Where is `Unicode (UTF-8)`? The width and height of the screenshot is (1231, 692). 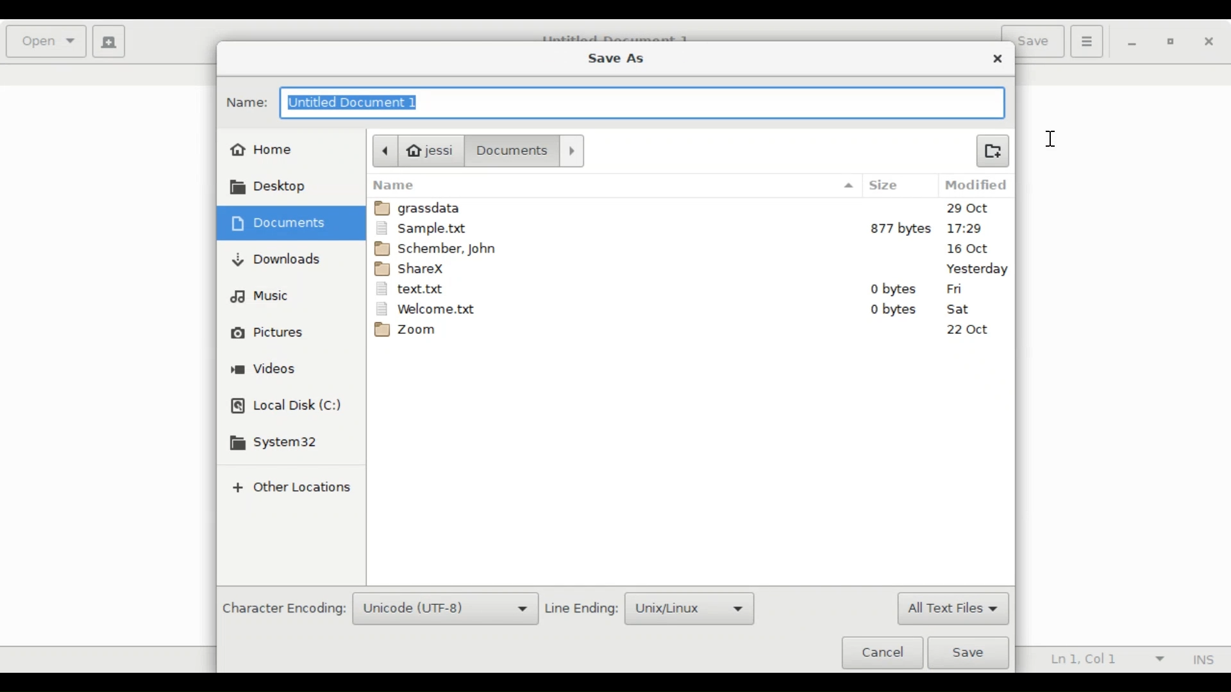 Unicode (UTF-8) is located at coordinates (446, 609).